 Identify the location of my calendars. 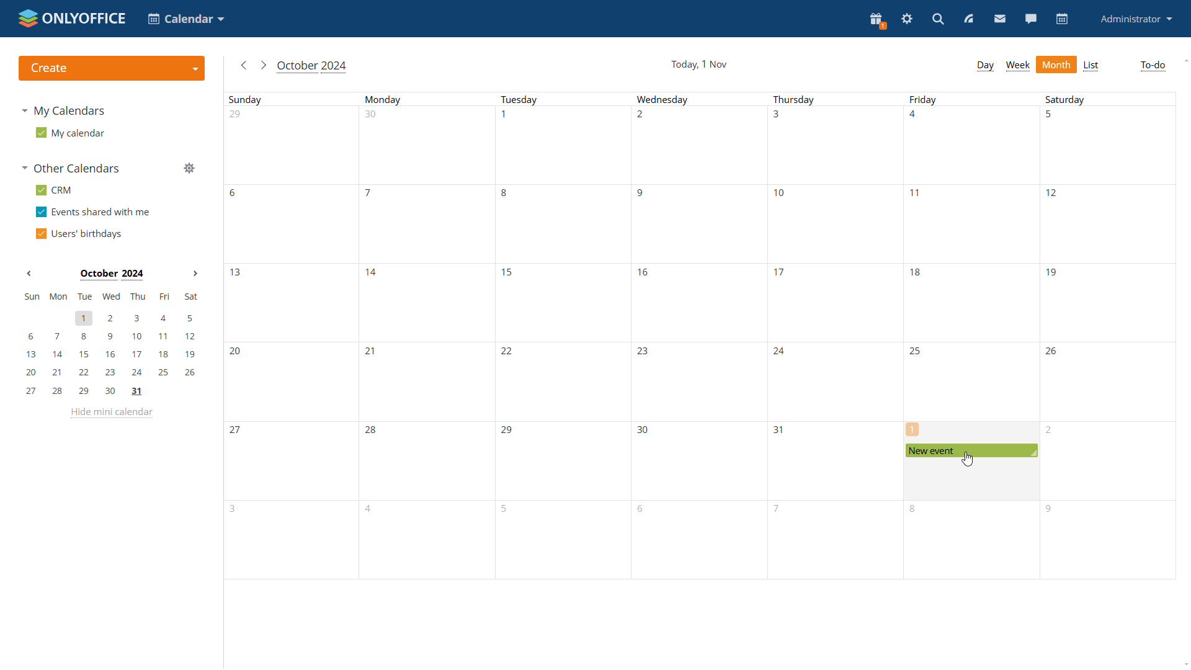
(68, 112).